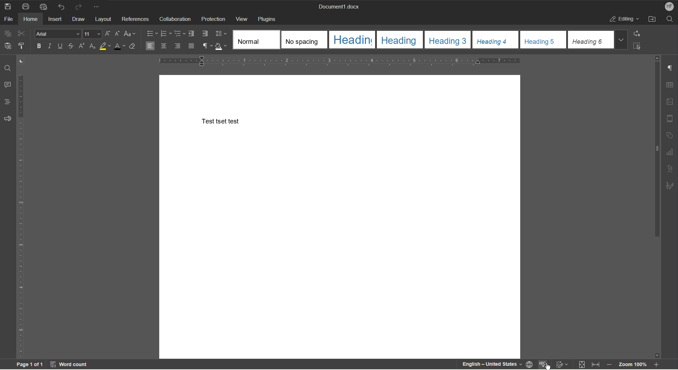  Describe the element at coordinates (70, 364) in the screenshot. I see `Word count` at that location.